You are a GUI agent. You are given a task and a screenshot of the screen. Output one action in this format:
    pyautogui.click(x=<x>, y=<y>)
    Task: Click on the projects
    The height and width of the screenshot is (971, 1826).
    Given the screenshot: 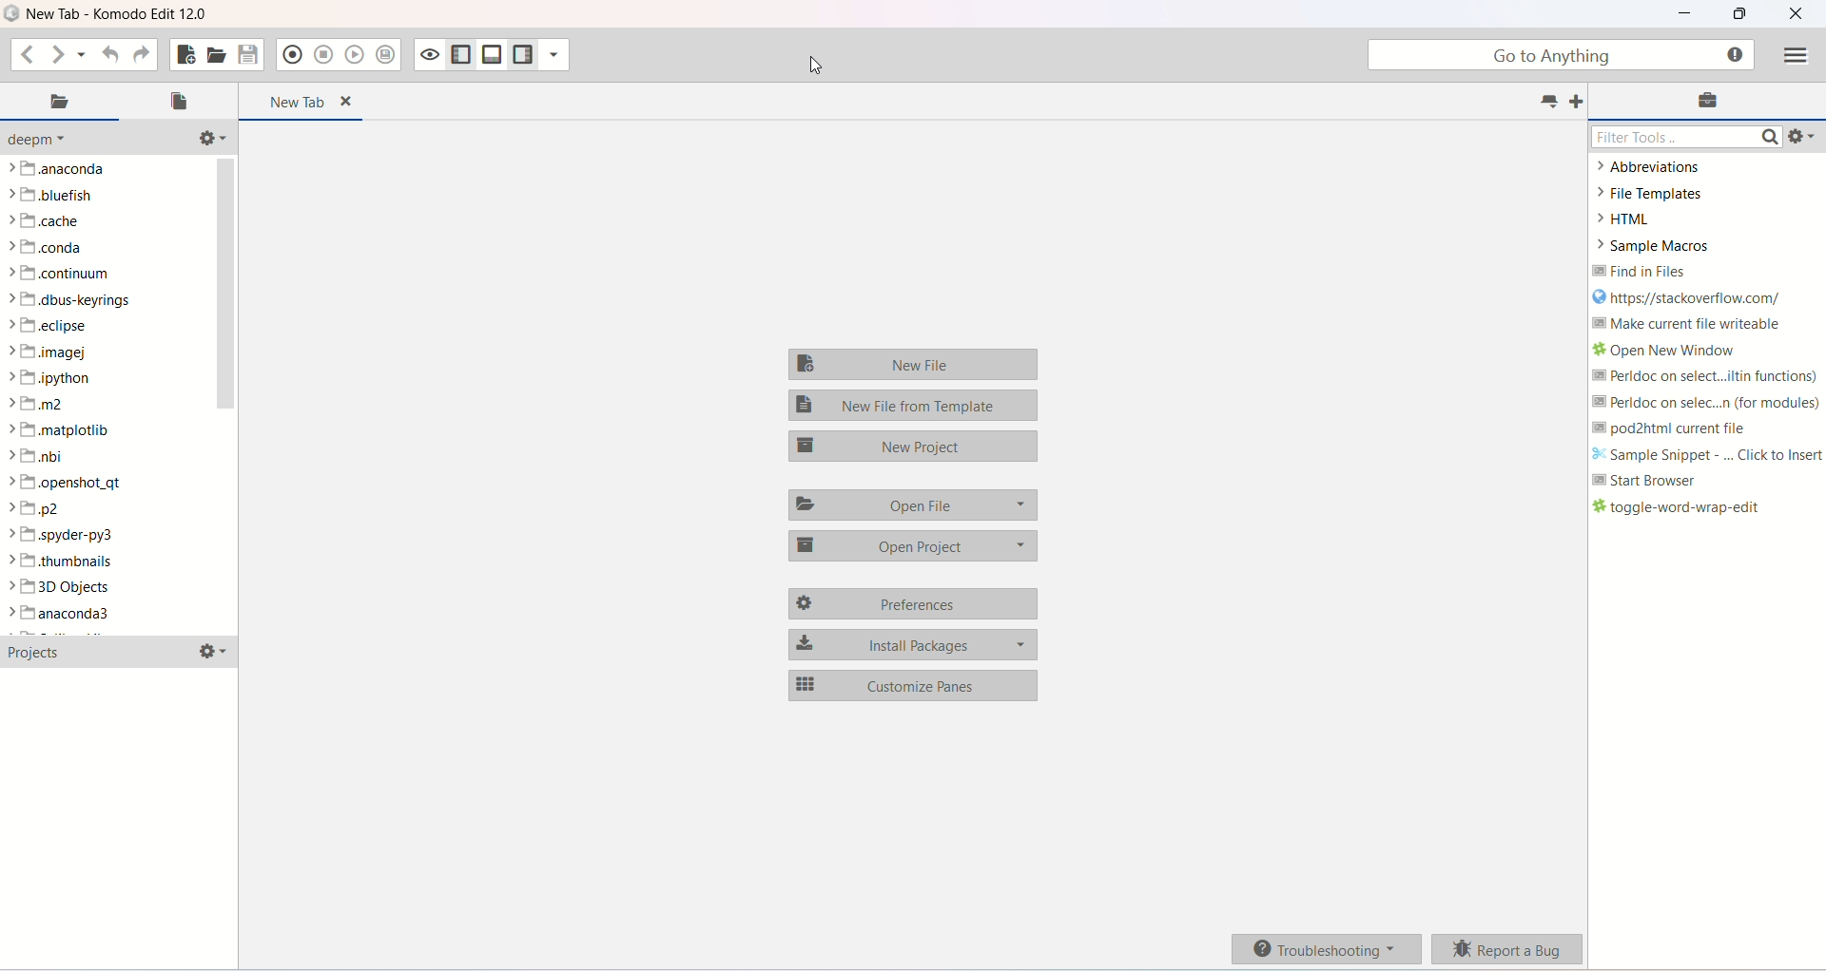 What is the action you would take?
    pyautogui.click(x=40, y=652)
    